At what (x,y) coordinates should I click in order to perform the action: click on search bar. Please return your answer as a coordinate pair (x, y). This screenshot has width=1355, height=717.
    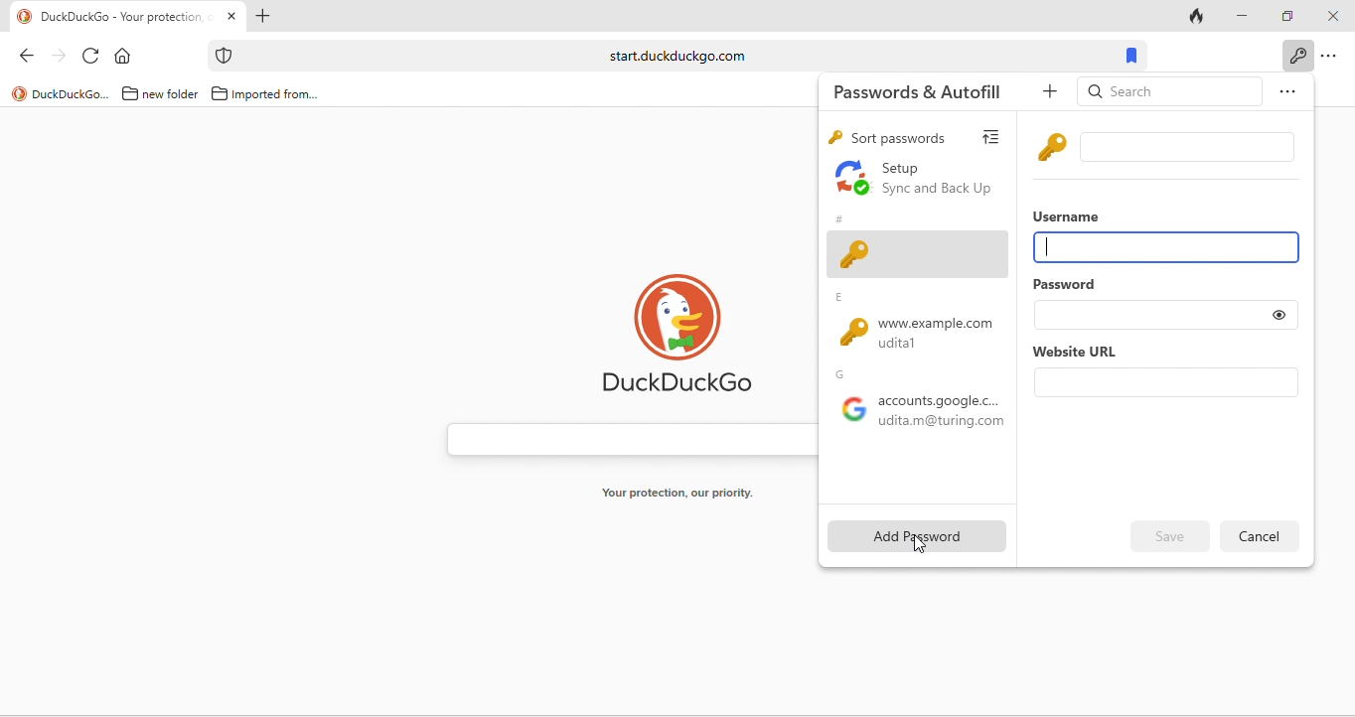
    Looking at the image, I should click on (622, 435).